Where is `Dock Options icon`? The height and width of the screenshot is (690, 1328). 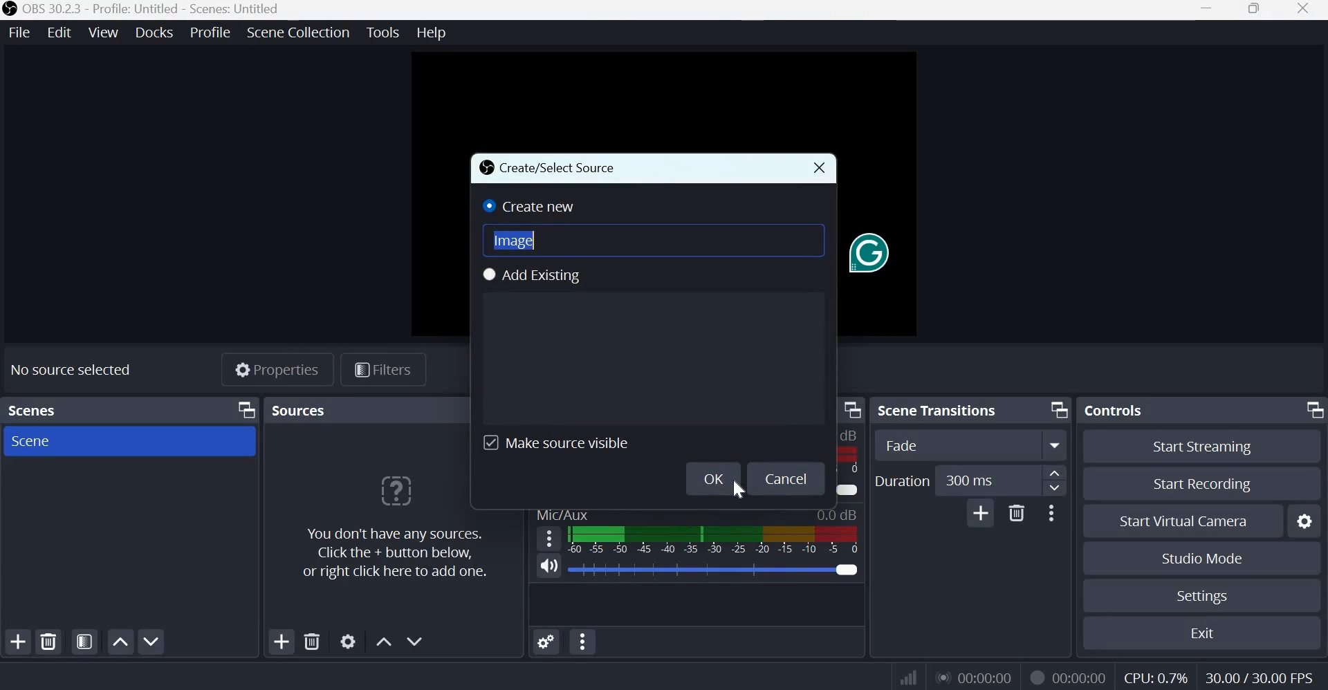 Dock Options icon is located at coordinates (1311, 411).